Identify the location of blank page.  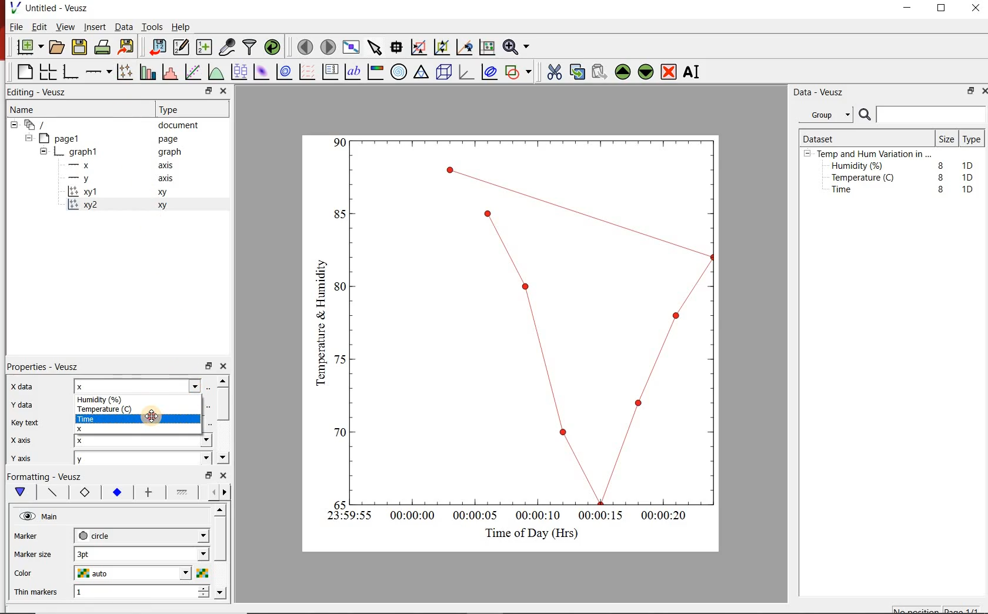
(24, 71).